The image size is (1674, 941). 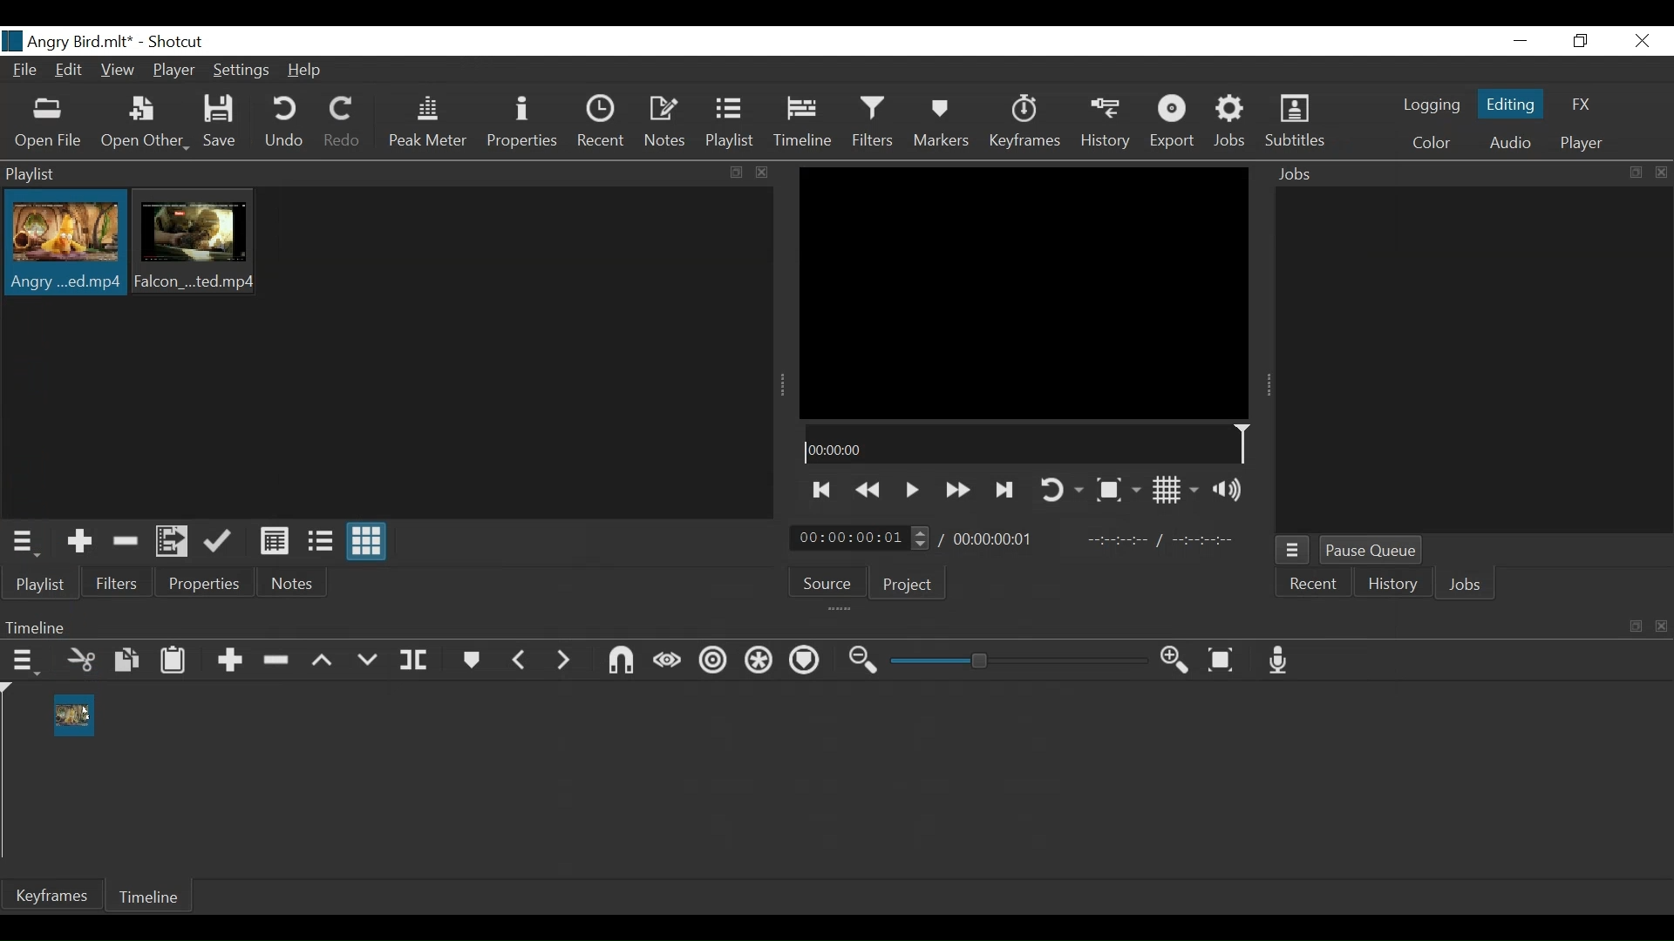 What do you see at coordinates (71, 41) in the screenshot?
I see `File Name` at bounding box center [71, 41].